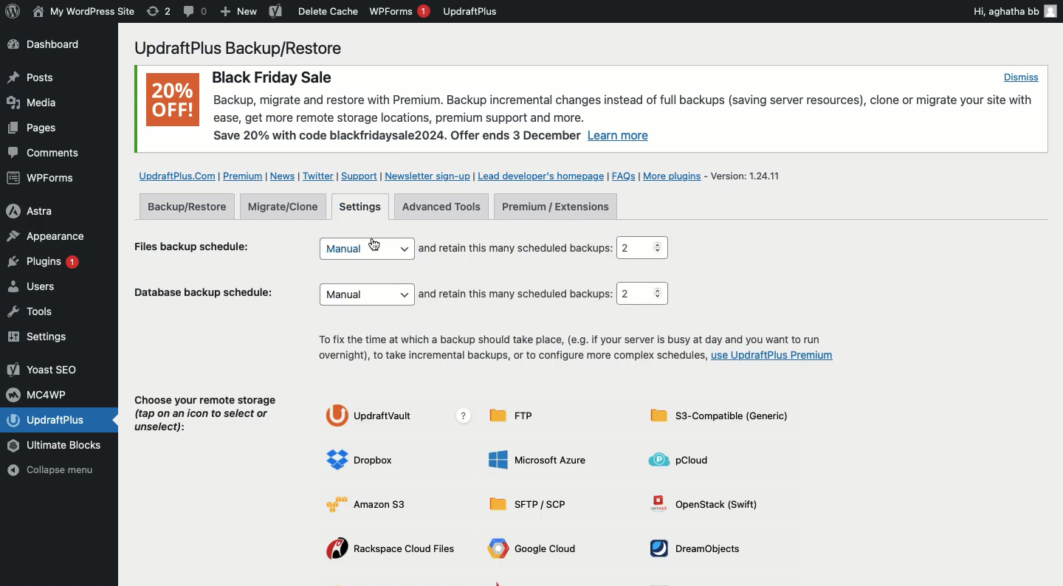 This screenshot has height=586, width=1063. What do you see at coordinates (425, 176) in the screenshot?
I see `Newsletter sign up` at bounding box center [425, 176].